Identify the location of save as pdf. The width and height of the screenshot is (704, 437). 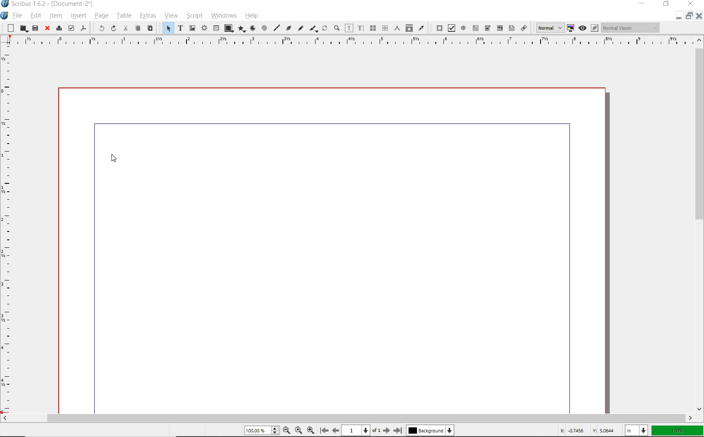
(84, 29).